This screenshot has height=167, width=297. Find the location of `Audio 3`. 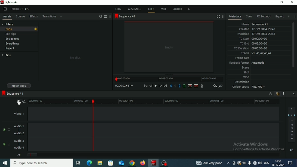

Audio 3 is located at coordinates (19, 140).